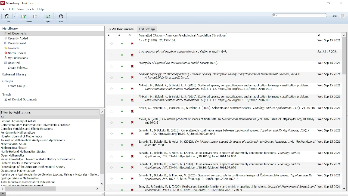  I want to click on Add files, so click(7, 16).